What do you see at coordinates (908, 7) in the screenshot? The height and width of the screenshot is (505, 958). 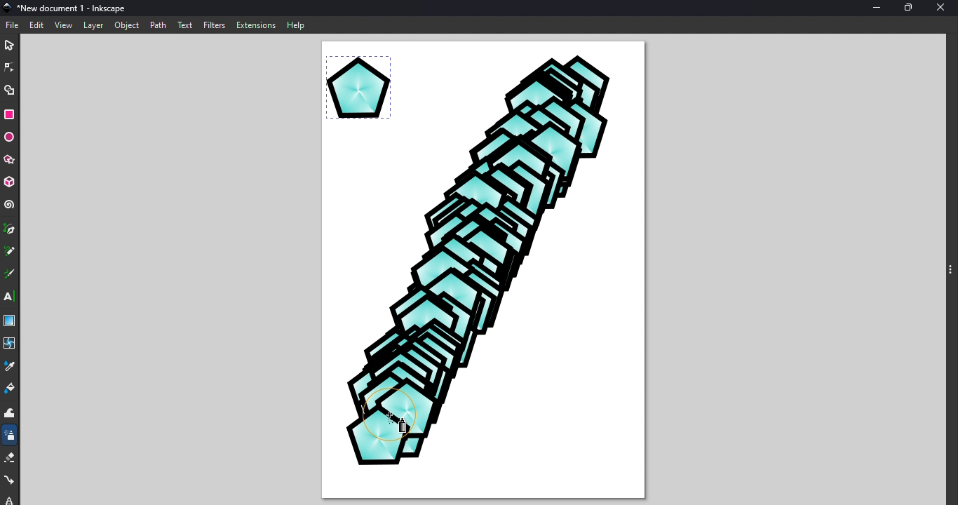 I see `Maximize` at bounding box center [908, 7].